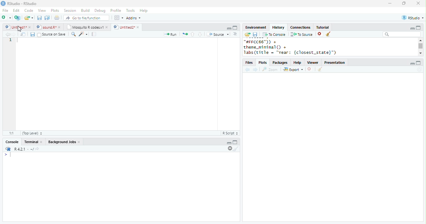  Describe the element at coordinates (193, 35) in the screenshot. I see `up` at that location.